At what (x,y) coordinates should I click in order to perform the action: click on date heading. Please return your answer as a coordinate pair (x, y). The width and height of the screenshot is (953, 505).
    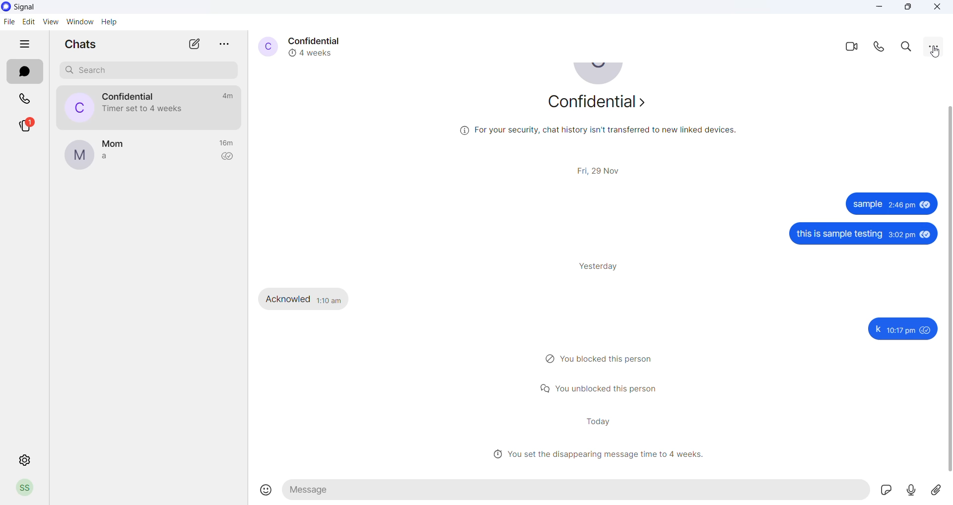
    Looking at the image, I should click on (602, 169).